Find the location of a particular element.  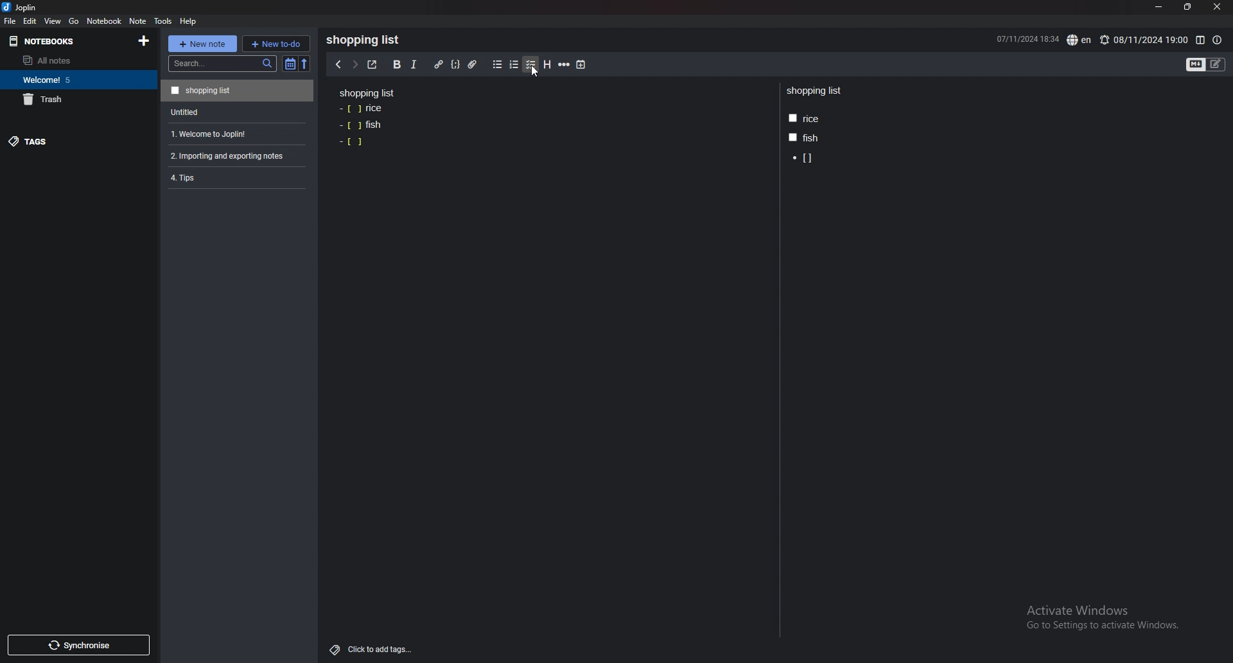

notebooks is located at coordinates (59, 42).